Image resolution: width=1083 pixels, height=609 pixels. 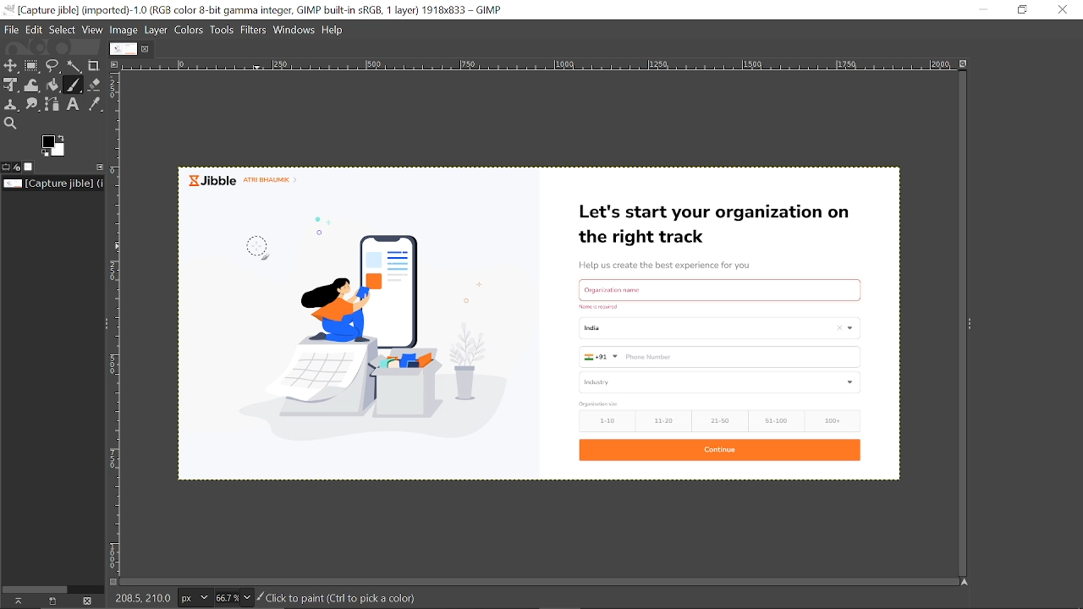 What do you see at coordinates (196, 599) in the screenshot?
I see `Pixel` at bounding box center [196, 599].